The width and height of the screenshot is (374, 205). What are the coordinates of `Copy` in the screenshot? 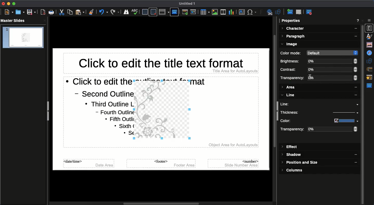 It's located at (70, 12).